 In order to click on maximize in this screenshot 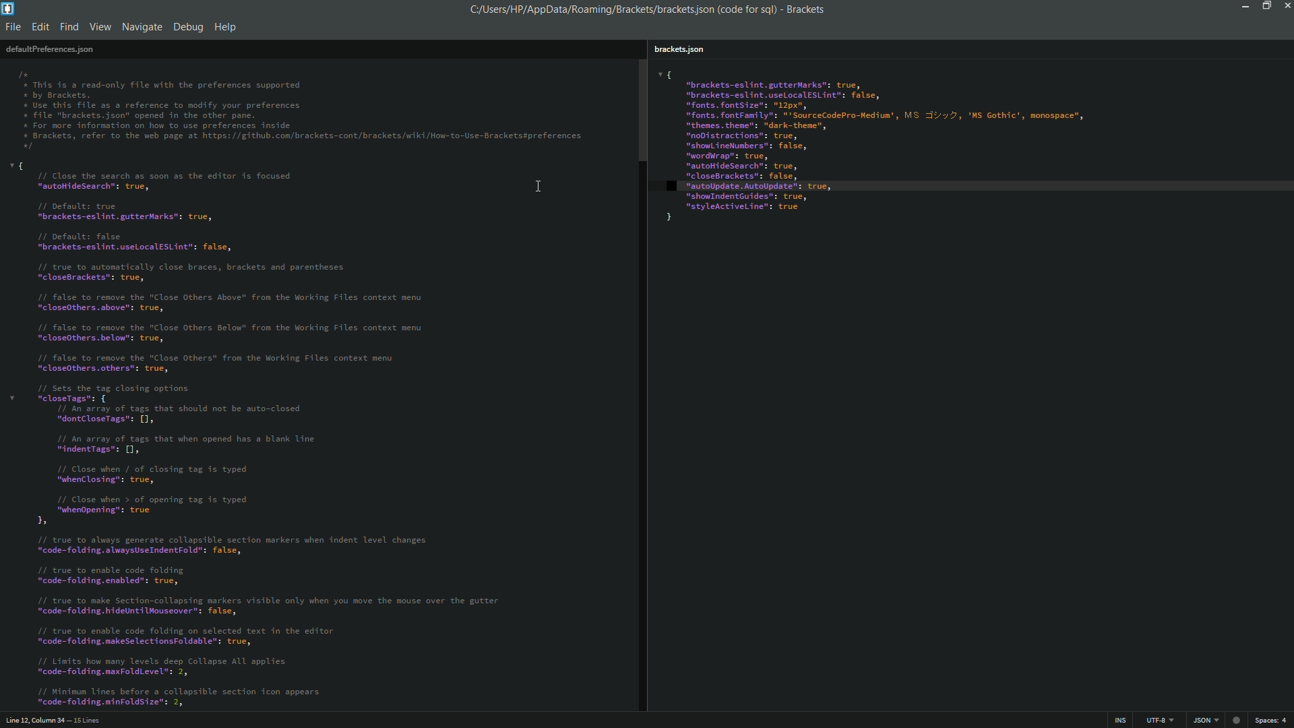, I will do `click(1265, 6)`.